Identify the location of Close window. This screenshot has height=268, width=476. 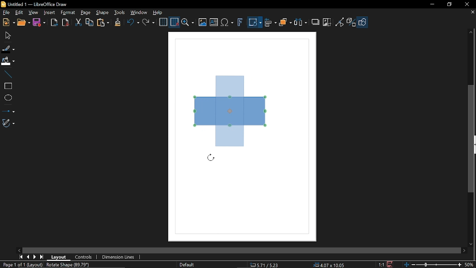
(466, 4).